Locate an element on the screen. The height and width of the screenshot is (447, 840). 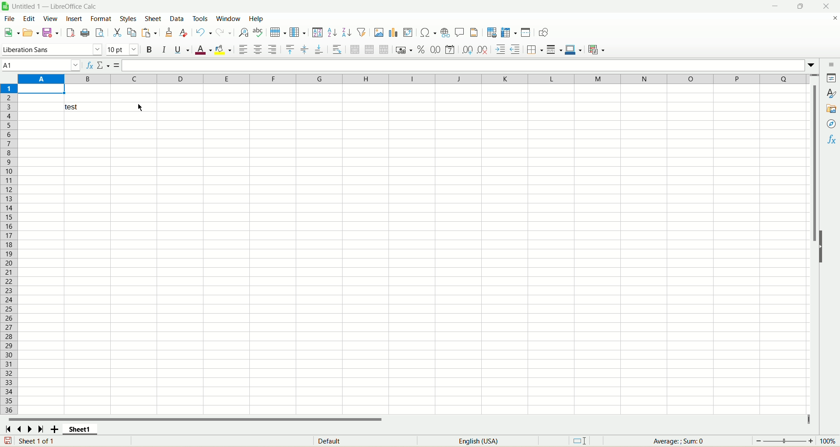
file is located at coordinates (10, 18).